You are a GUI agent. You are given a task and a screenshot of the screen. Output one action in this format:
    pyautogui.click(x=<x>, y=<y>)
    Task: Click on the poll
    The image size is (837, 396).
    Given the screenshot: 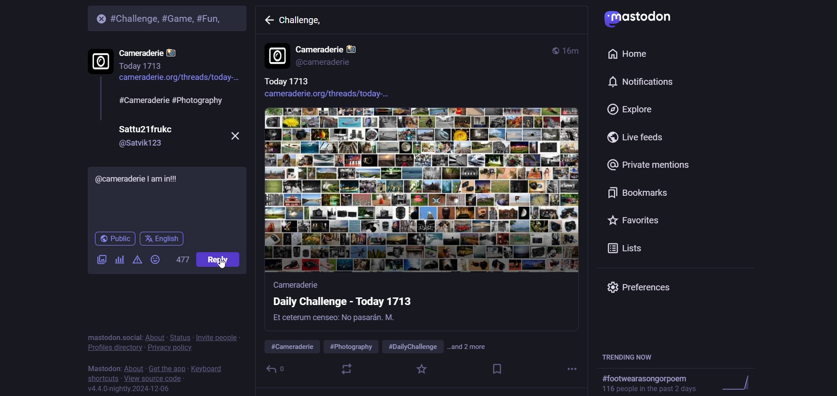 What is the action you would take?
    pyautogui.click(x=118, y=258)
    